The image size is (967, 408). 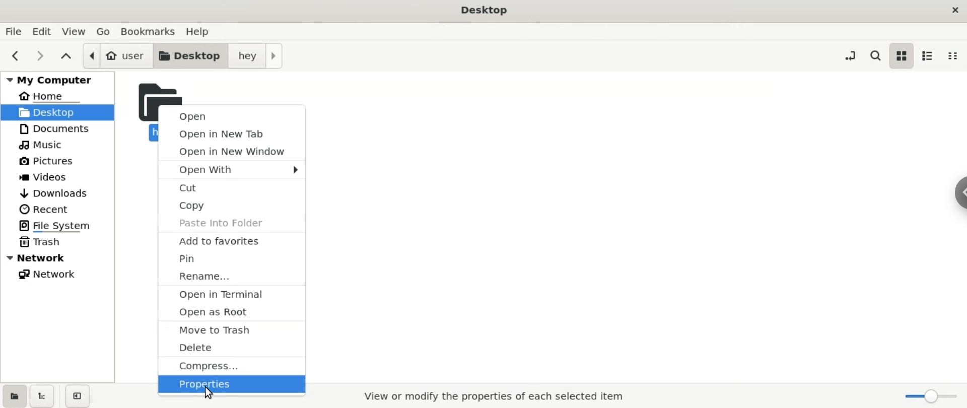 I want to click on bookmarks, so click(x=152, y=31).